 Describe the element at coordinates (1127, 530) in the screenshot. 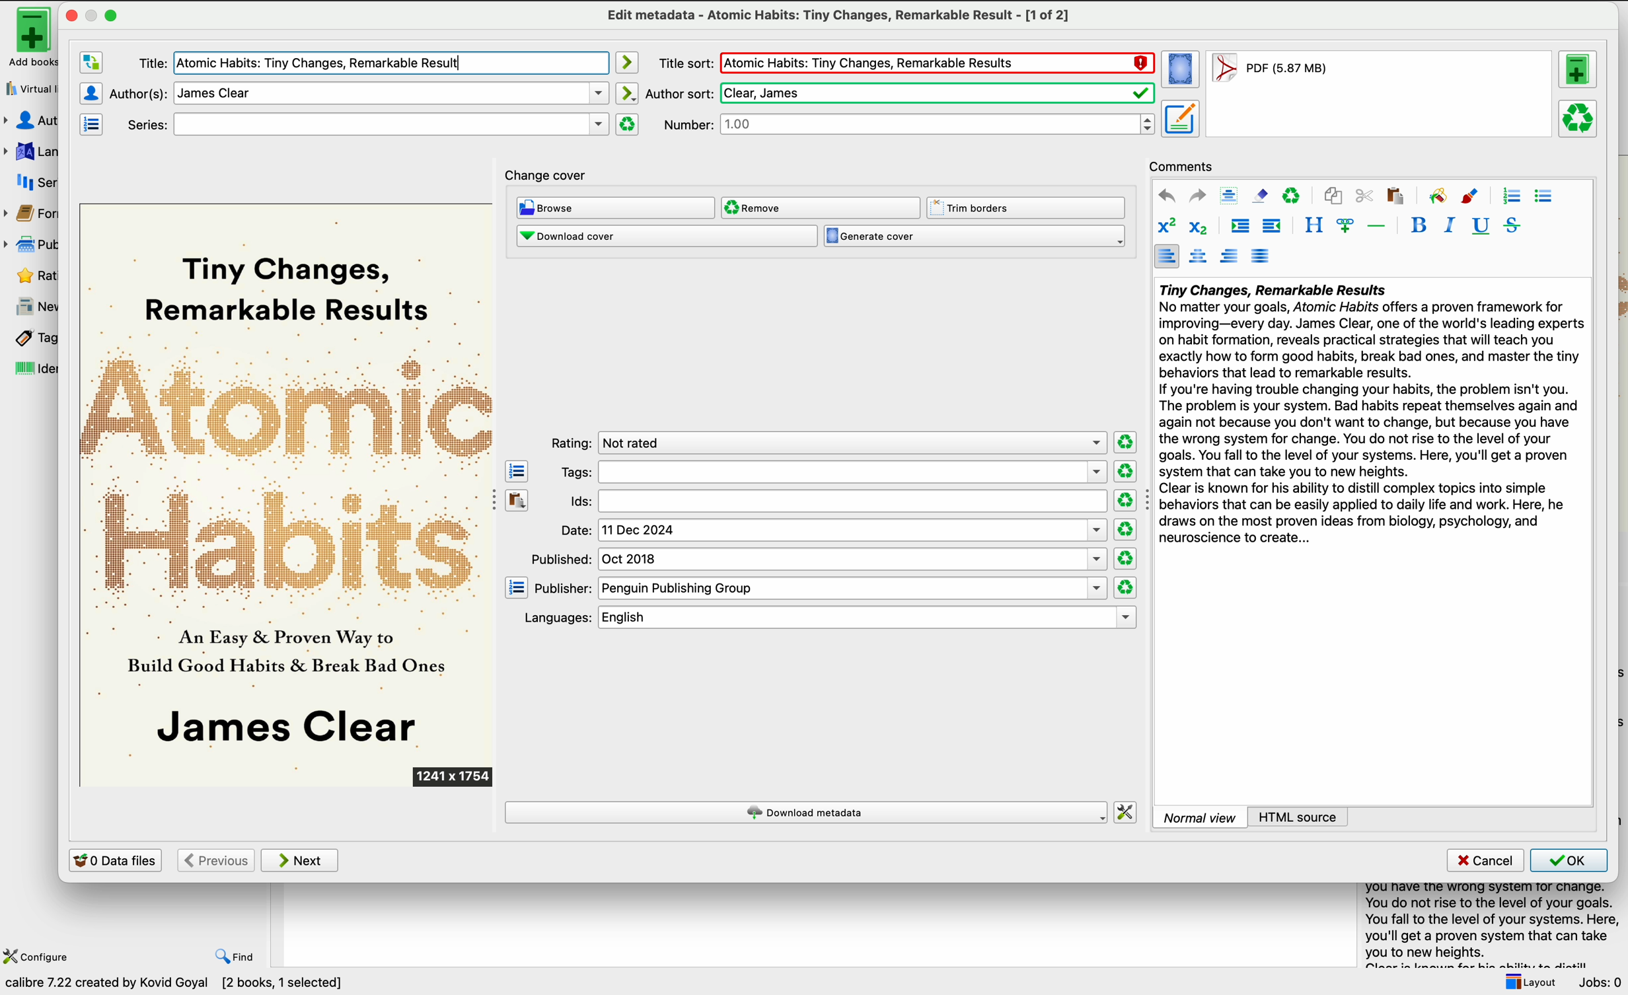

I see `clear rating` at that location.